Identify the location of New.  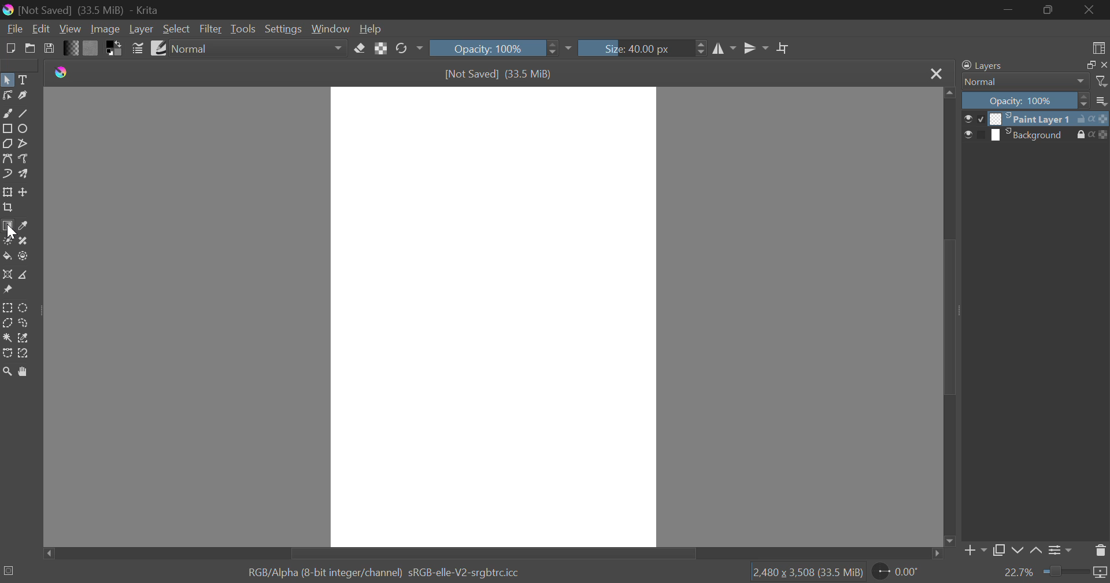
(10, 47).